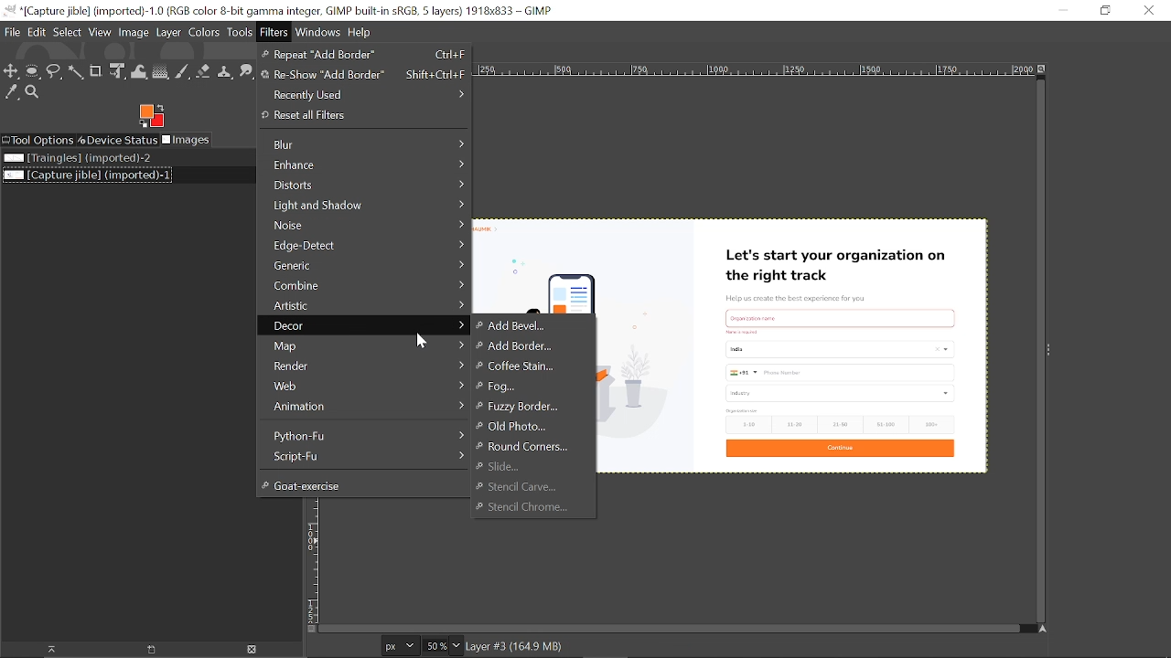  Describe the element at coordinates (315, 567) in the screenshot. I see `Vertical label` at that location.